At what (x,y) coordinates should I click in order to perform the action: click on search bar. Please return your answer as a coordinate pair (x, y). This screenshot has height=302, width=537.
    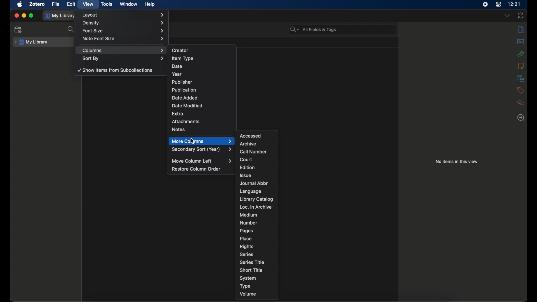
    Looking at the image, I should click on (314, 29).